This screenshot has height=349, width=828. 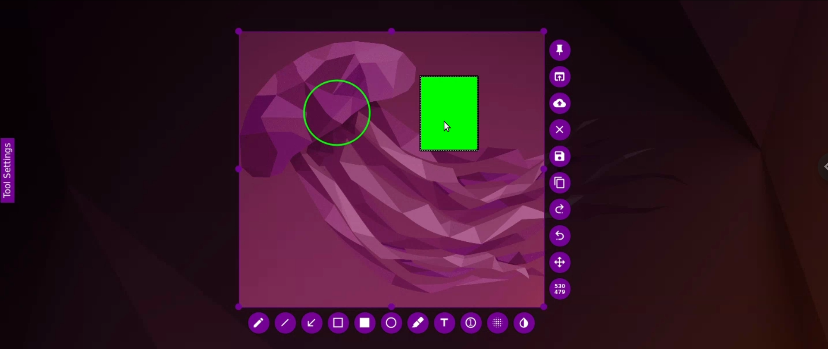 What do you see at coordinates (560, 235) in the screenshot?
I see `redo` at bounding box center [560, 235].